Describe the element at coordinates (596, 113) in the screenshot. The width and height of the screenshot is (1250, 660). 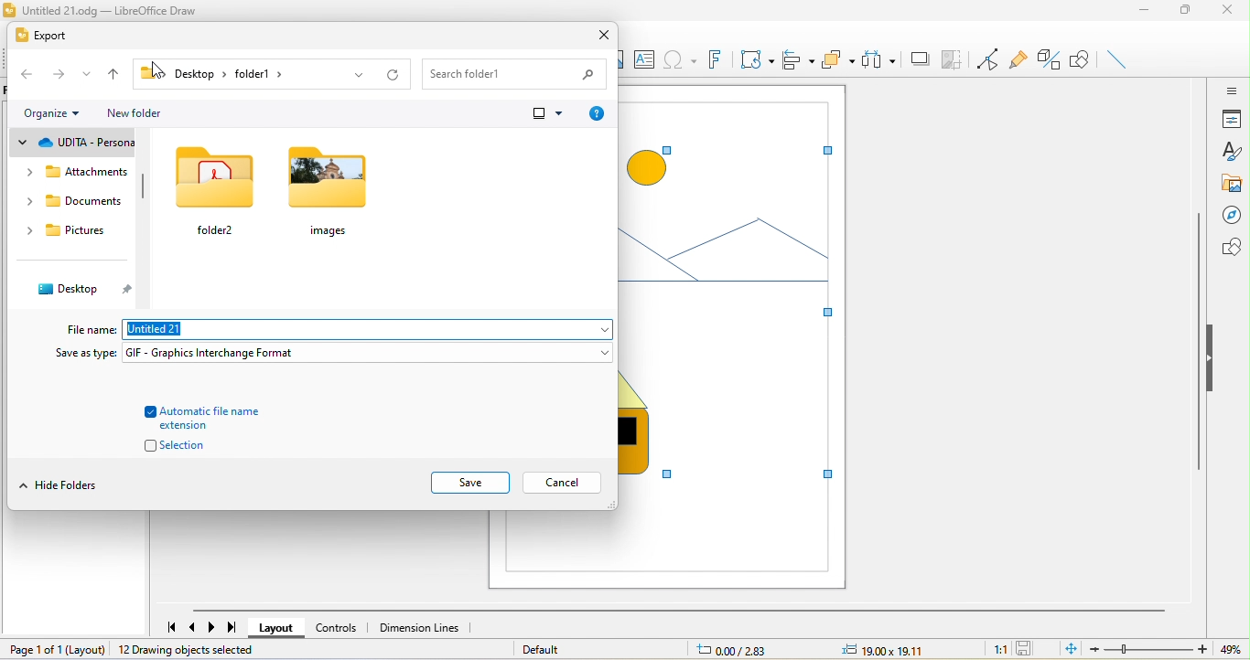
I see `help` at that location.